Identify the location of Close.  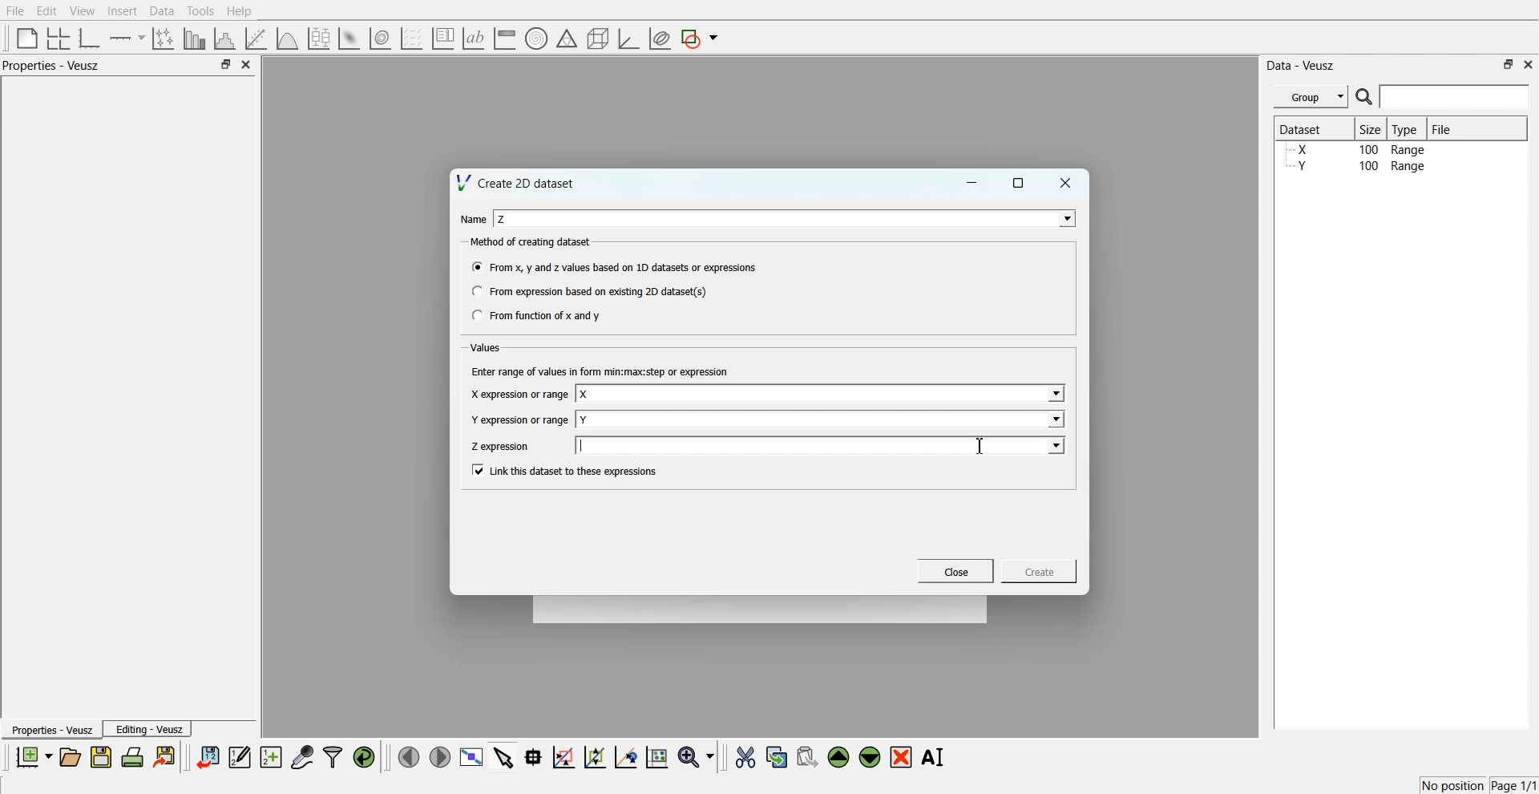
(956, 571).